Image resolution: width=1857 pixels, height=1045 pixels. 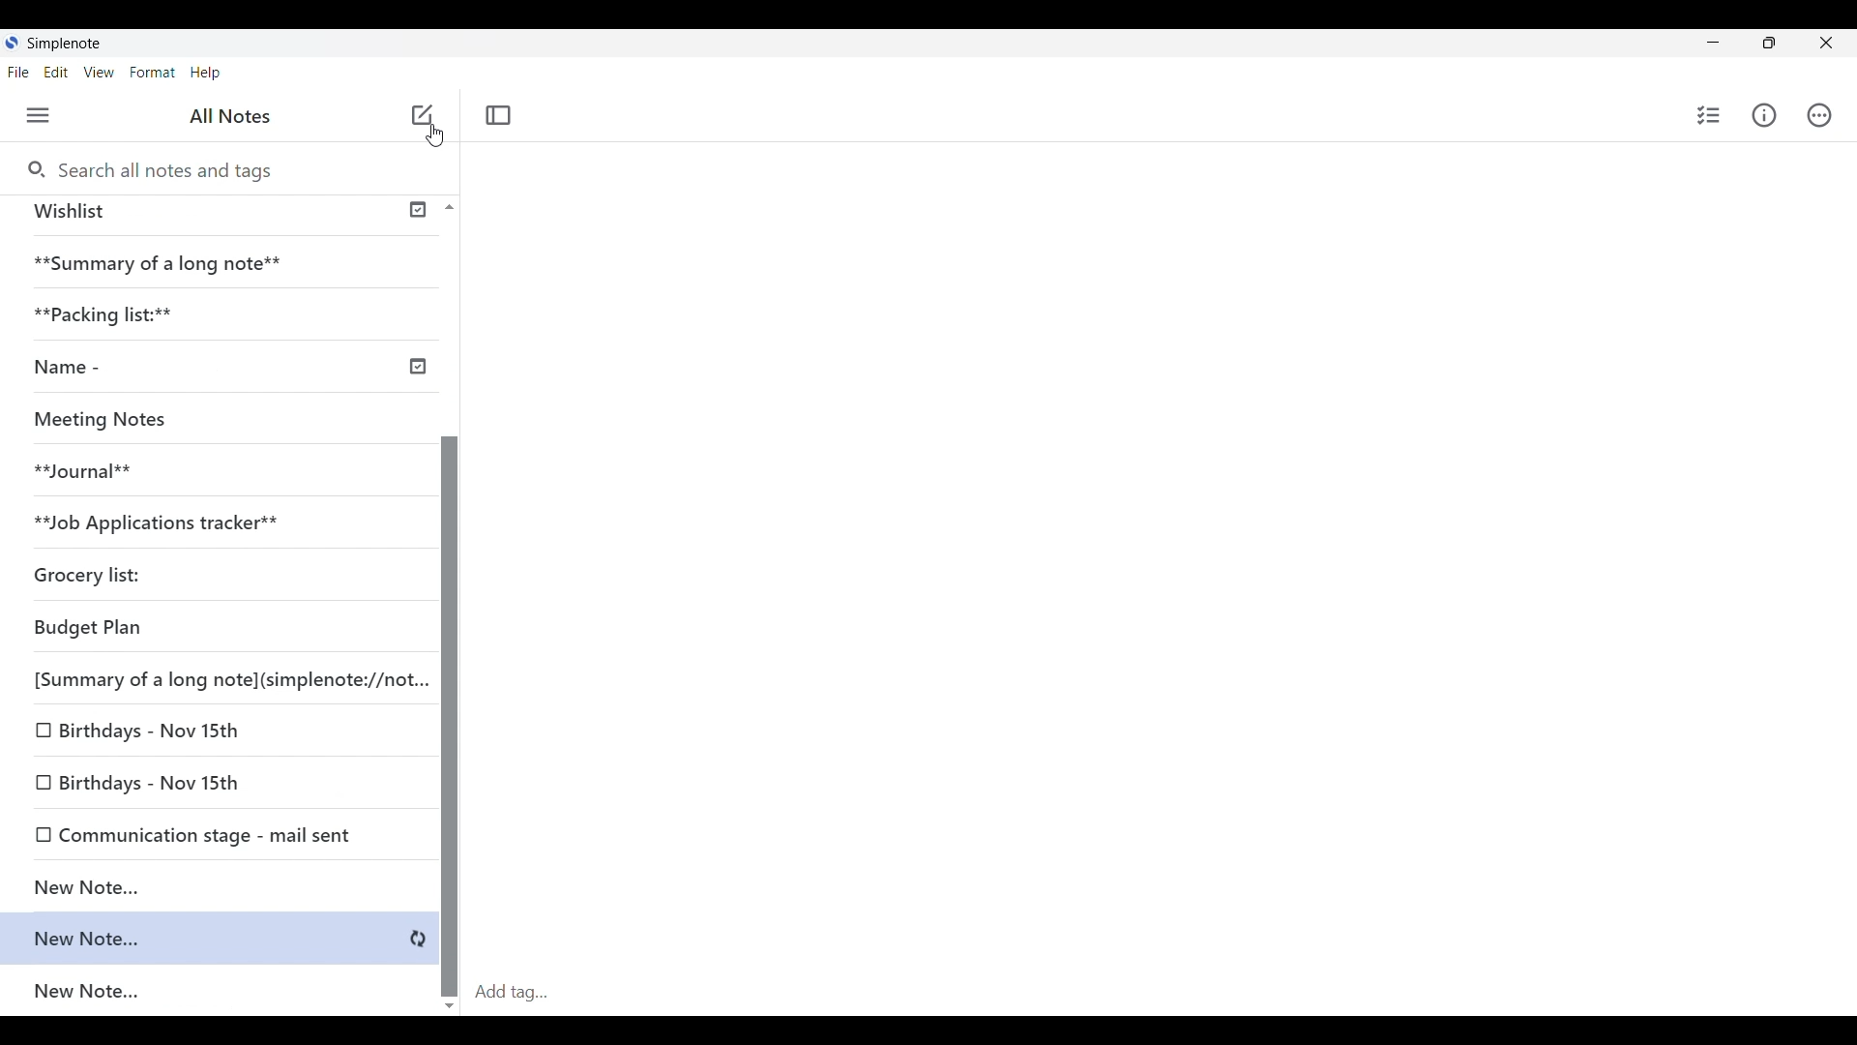 What do you see at coordinates (1828, 115) in the screenshot?
I see `Actions` at bounding box center [1828, 115].